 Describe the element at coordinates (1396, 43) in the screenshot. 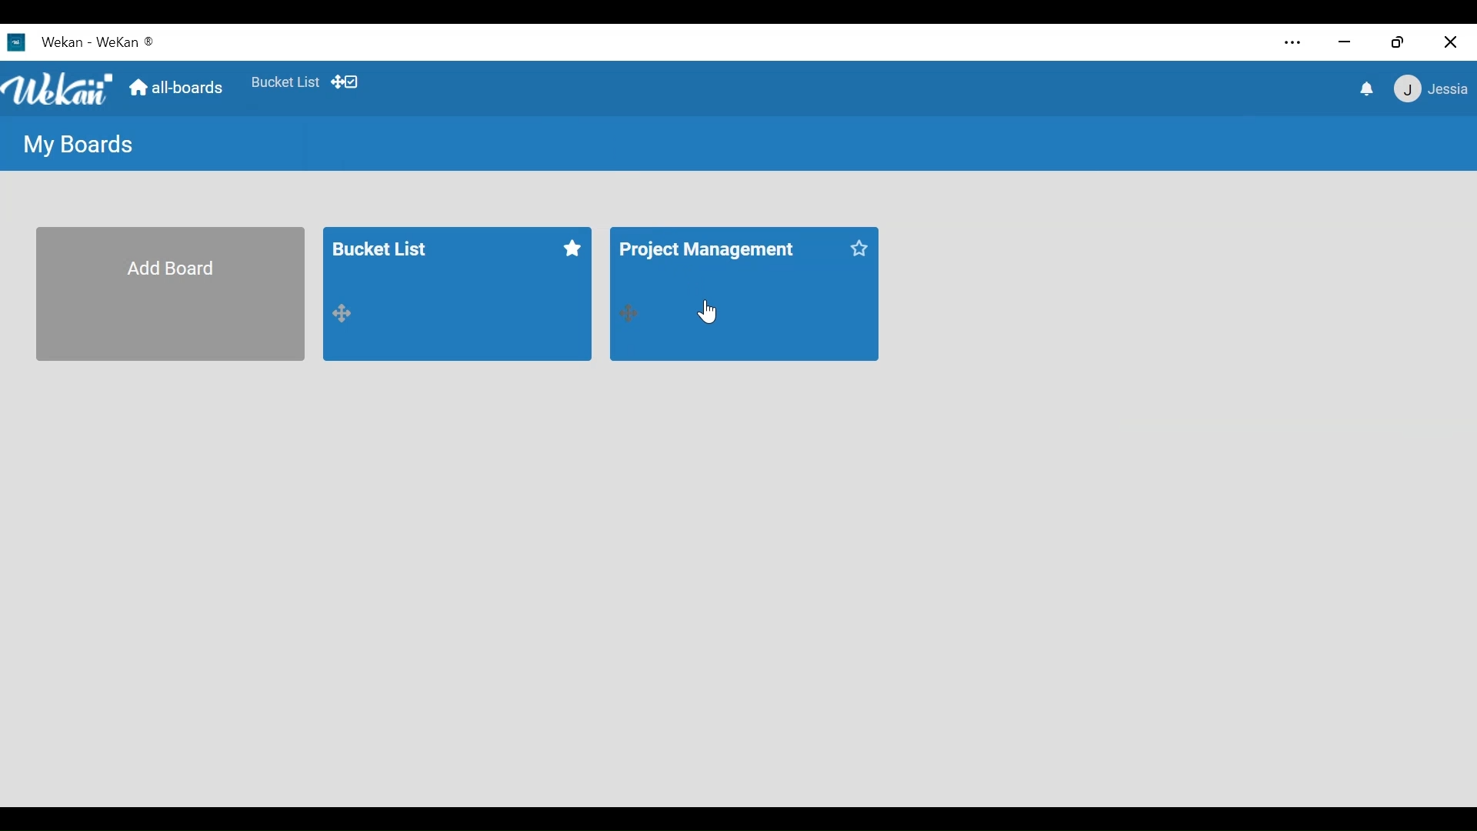

I see `Restore` at that location.